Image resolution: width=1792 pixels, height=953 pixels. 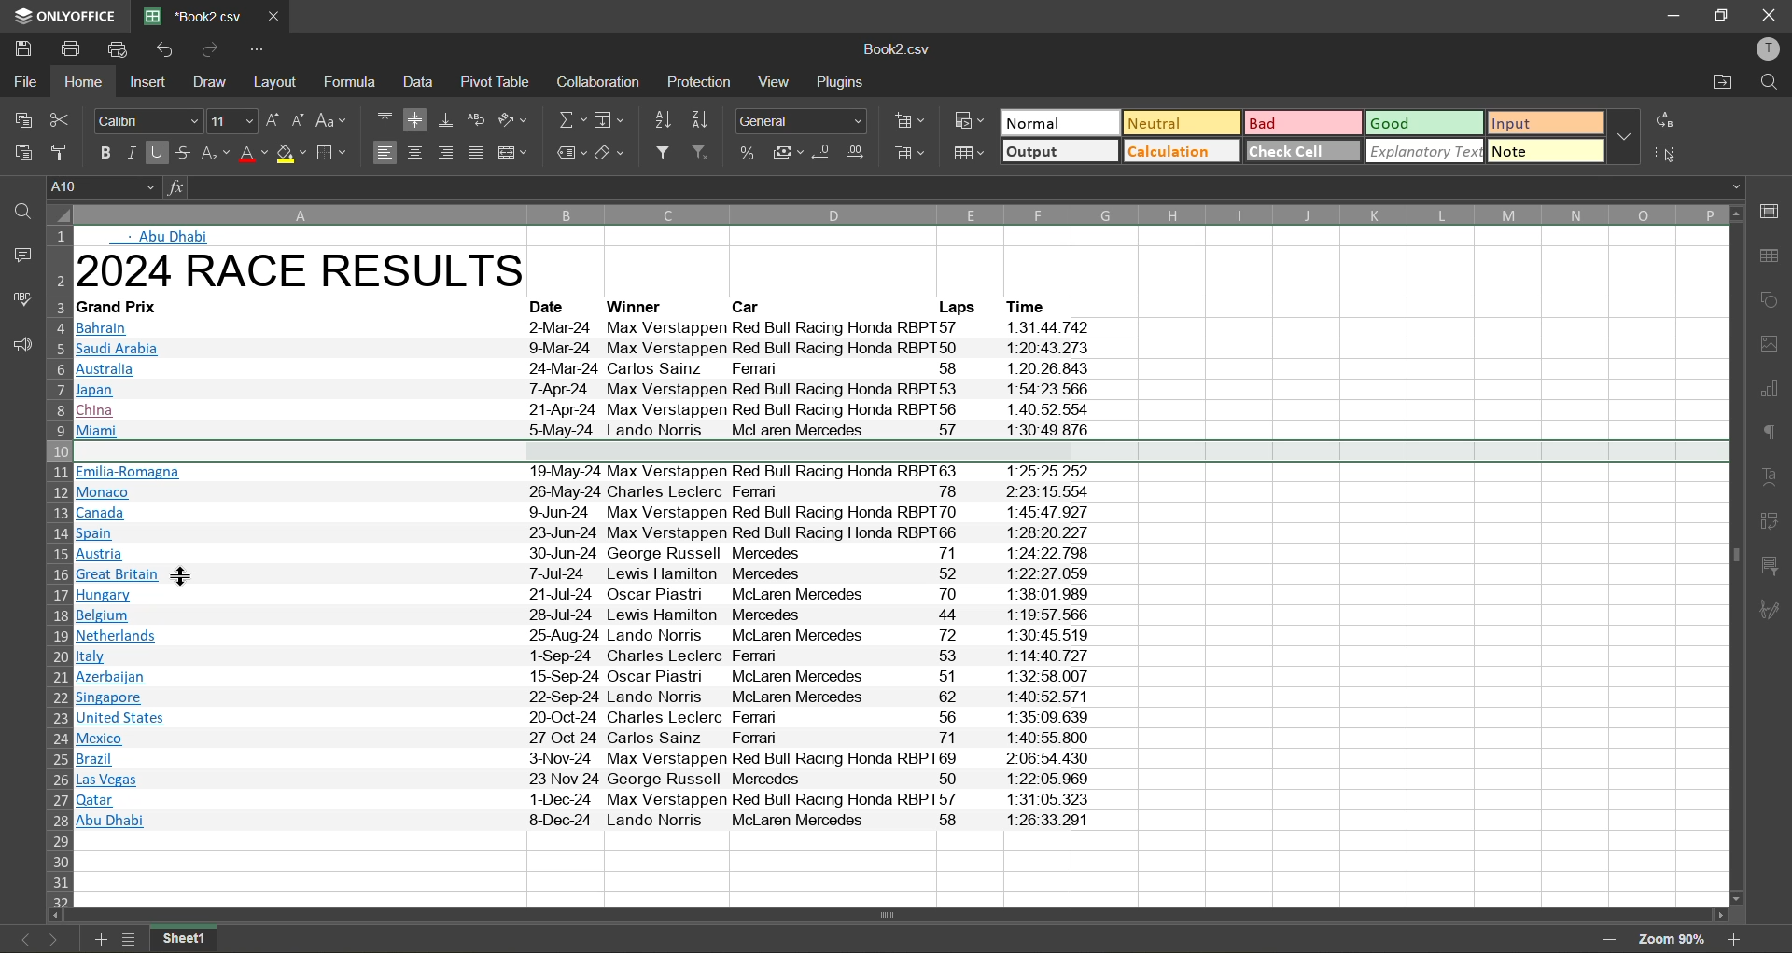 What do you see at coordinates (891, 915) in the screenshot?
I see `Horizontal scrollbar` at bounding box center [891, 915].